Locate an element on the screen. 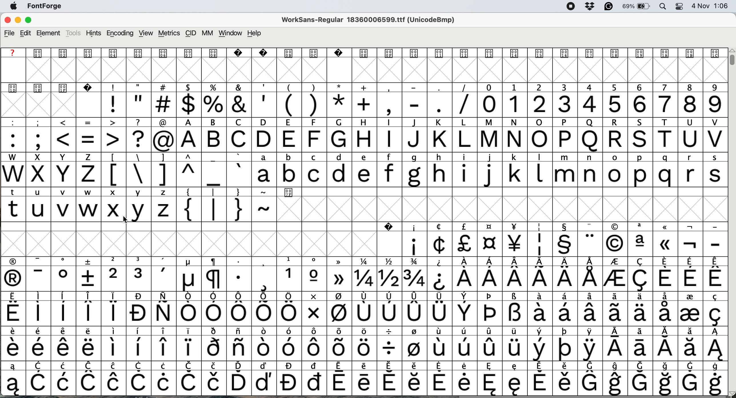 The width and height of the screenshot is (736, 398). screen recorder is located at coordinates (569, 7).